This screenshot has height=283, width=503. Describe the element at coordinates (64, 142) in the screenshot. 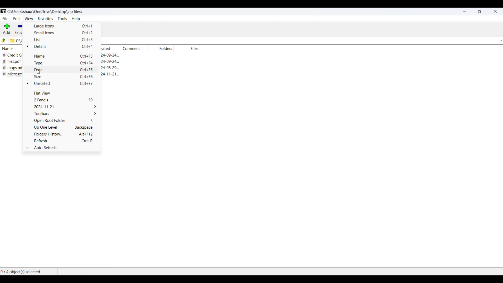

I see `refresh` at that location.